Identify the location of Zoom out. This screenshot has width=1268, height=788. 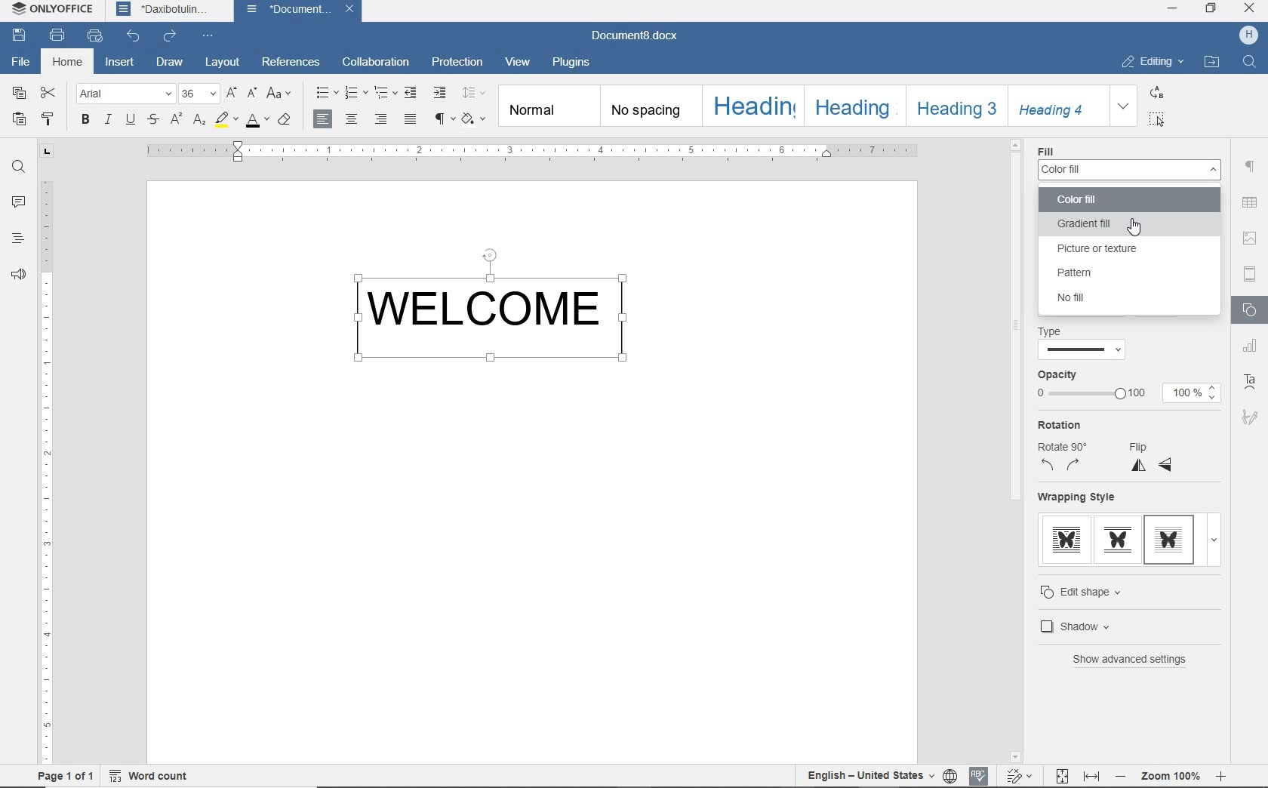
(1122, 775).